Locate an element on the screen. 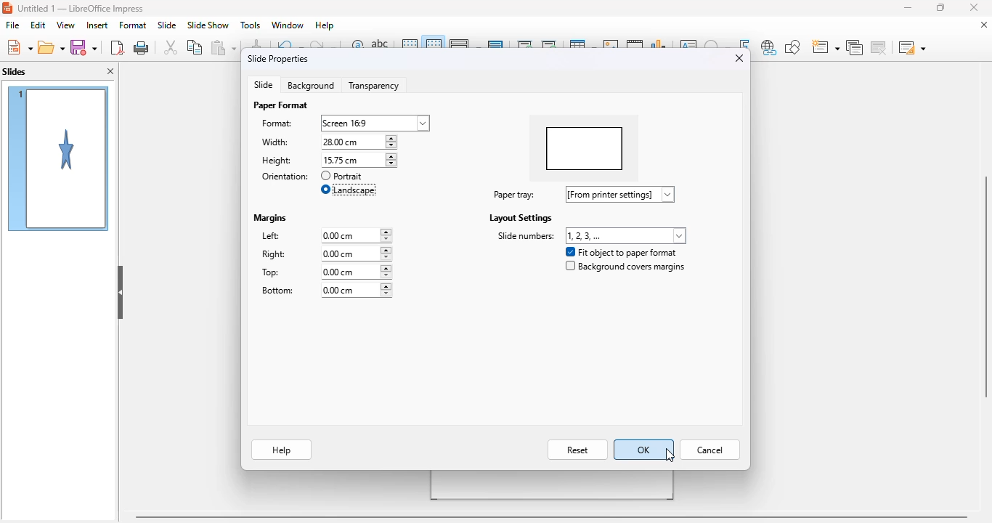 Image resolution: width=992 pixels, height=523 pixels. side numbers is located at coordinates (523, 239).